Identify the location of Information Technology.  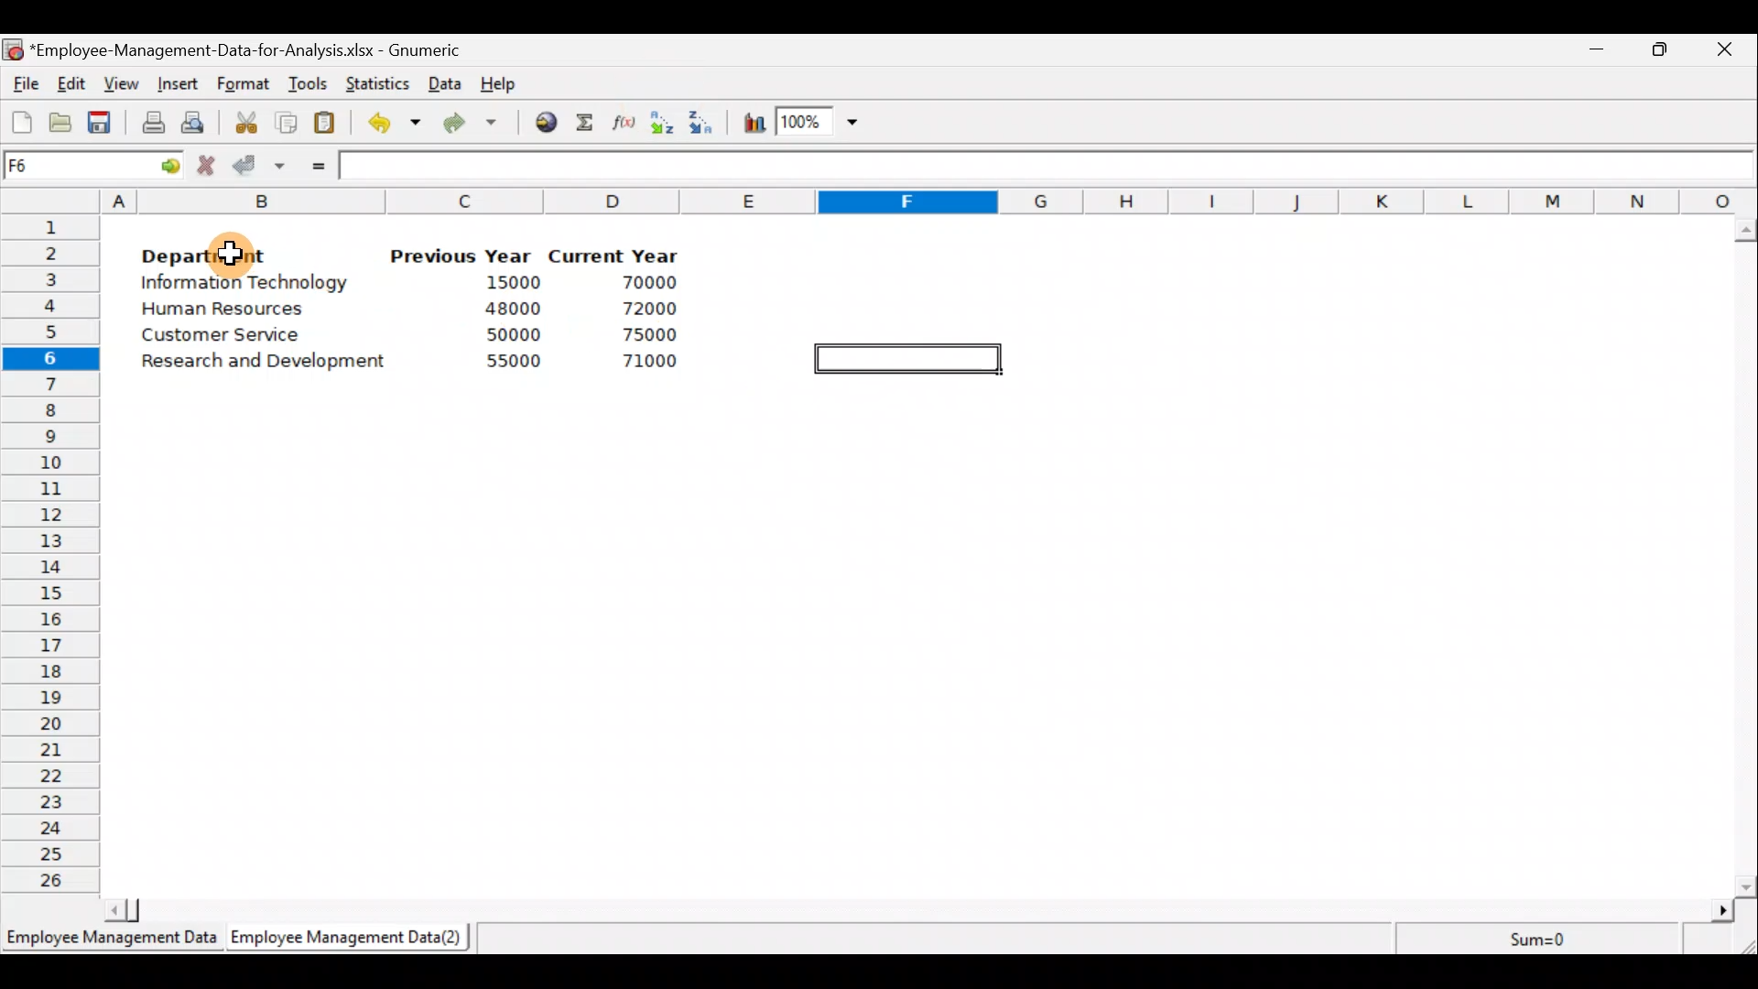
(243, 283).